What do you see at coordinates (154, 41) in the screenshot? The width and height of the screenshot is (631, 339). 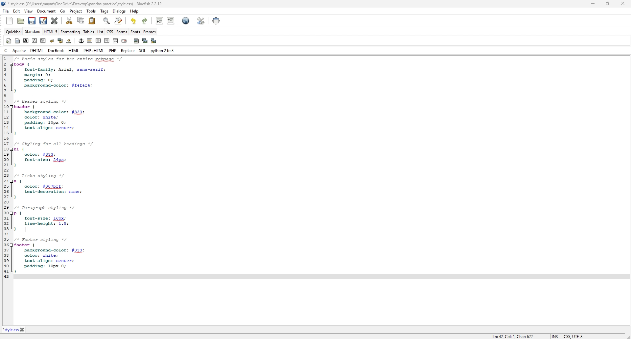 I see `multi thumbnail` at bounding box center [154, 41].